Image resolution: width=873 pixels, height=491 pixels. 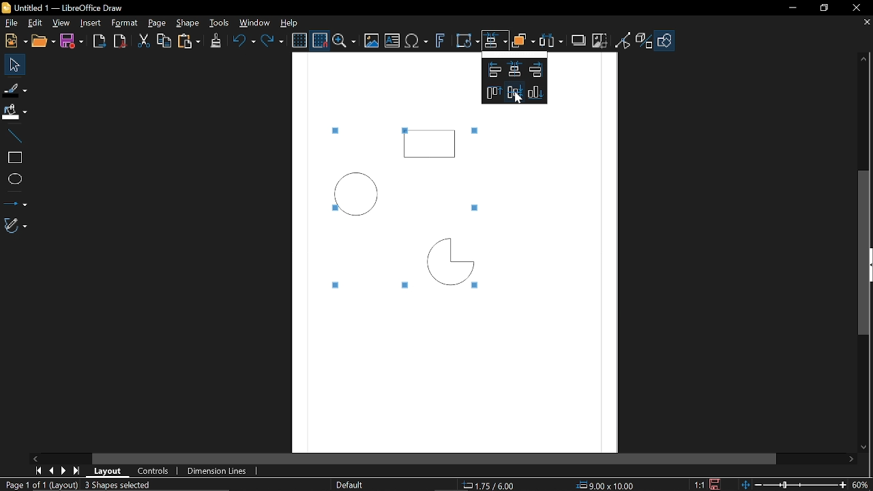 What do you see at coordinates (792, 8) in the screenshot?
I see `Minimize` at bounding box center [792, 8].